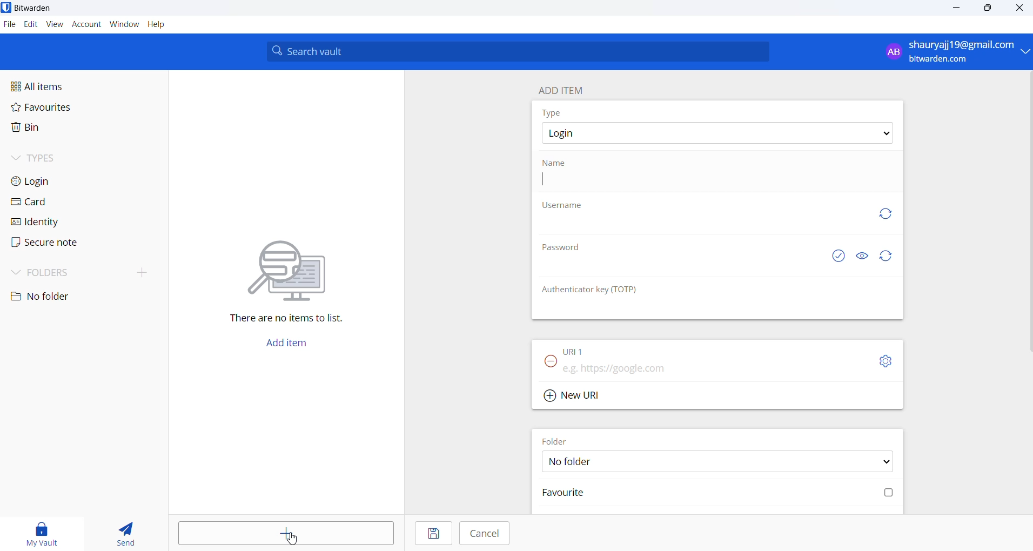 The height and width of the screenshot is (551, 1033). Describe the element at coordinates (551, 363) in the screenshot. I see `remove URL` at that location.